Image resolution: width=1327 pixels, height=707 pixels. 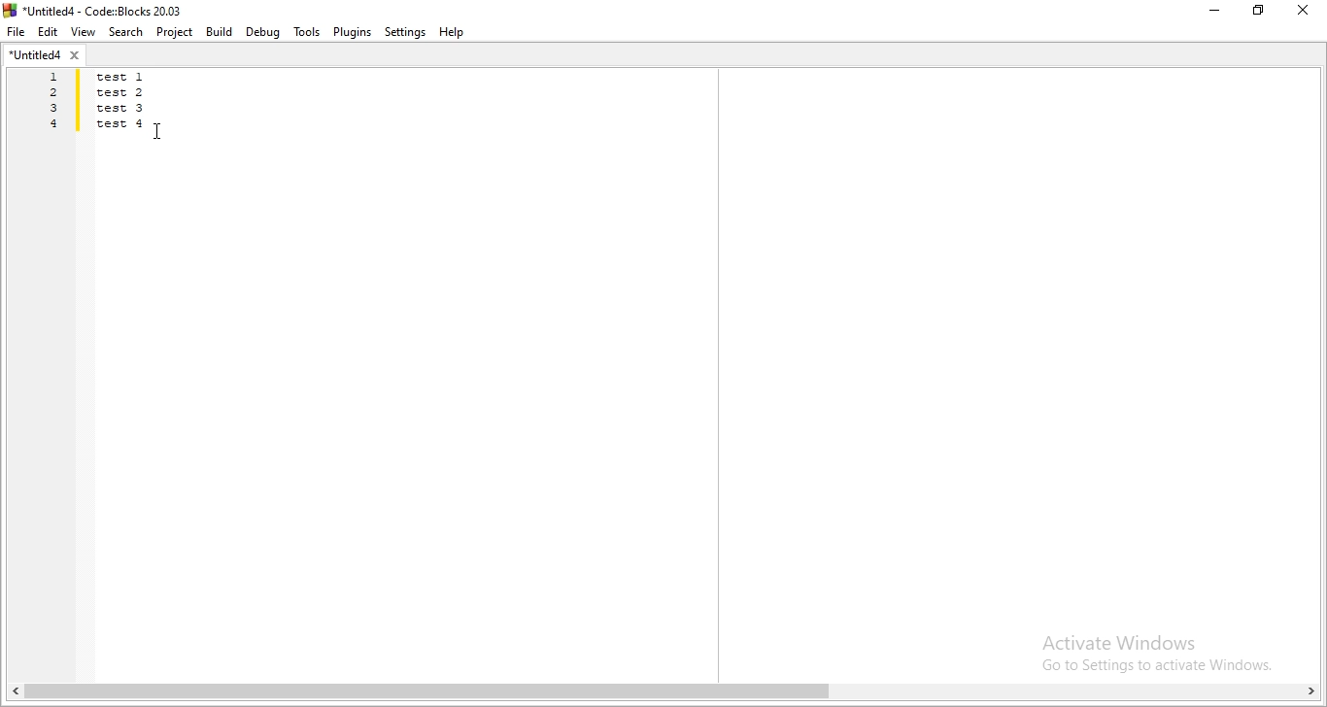 What do you see at coordinates (173, 33) in the screenshot?
I see `Project ` at bounding box center [173, 33].